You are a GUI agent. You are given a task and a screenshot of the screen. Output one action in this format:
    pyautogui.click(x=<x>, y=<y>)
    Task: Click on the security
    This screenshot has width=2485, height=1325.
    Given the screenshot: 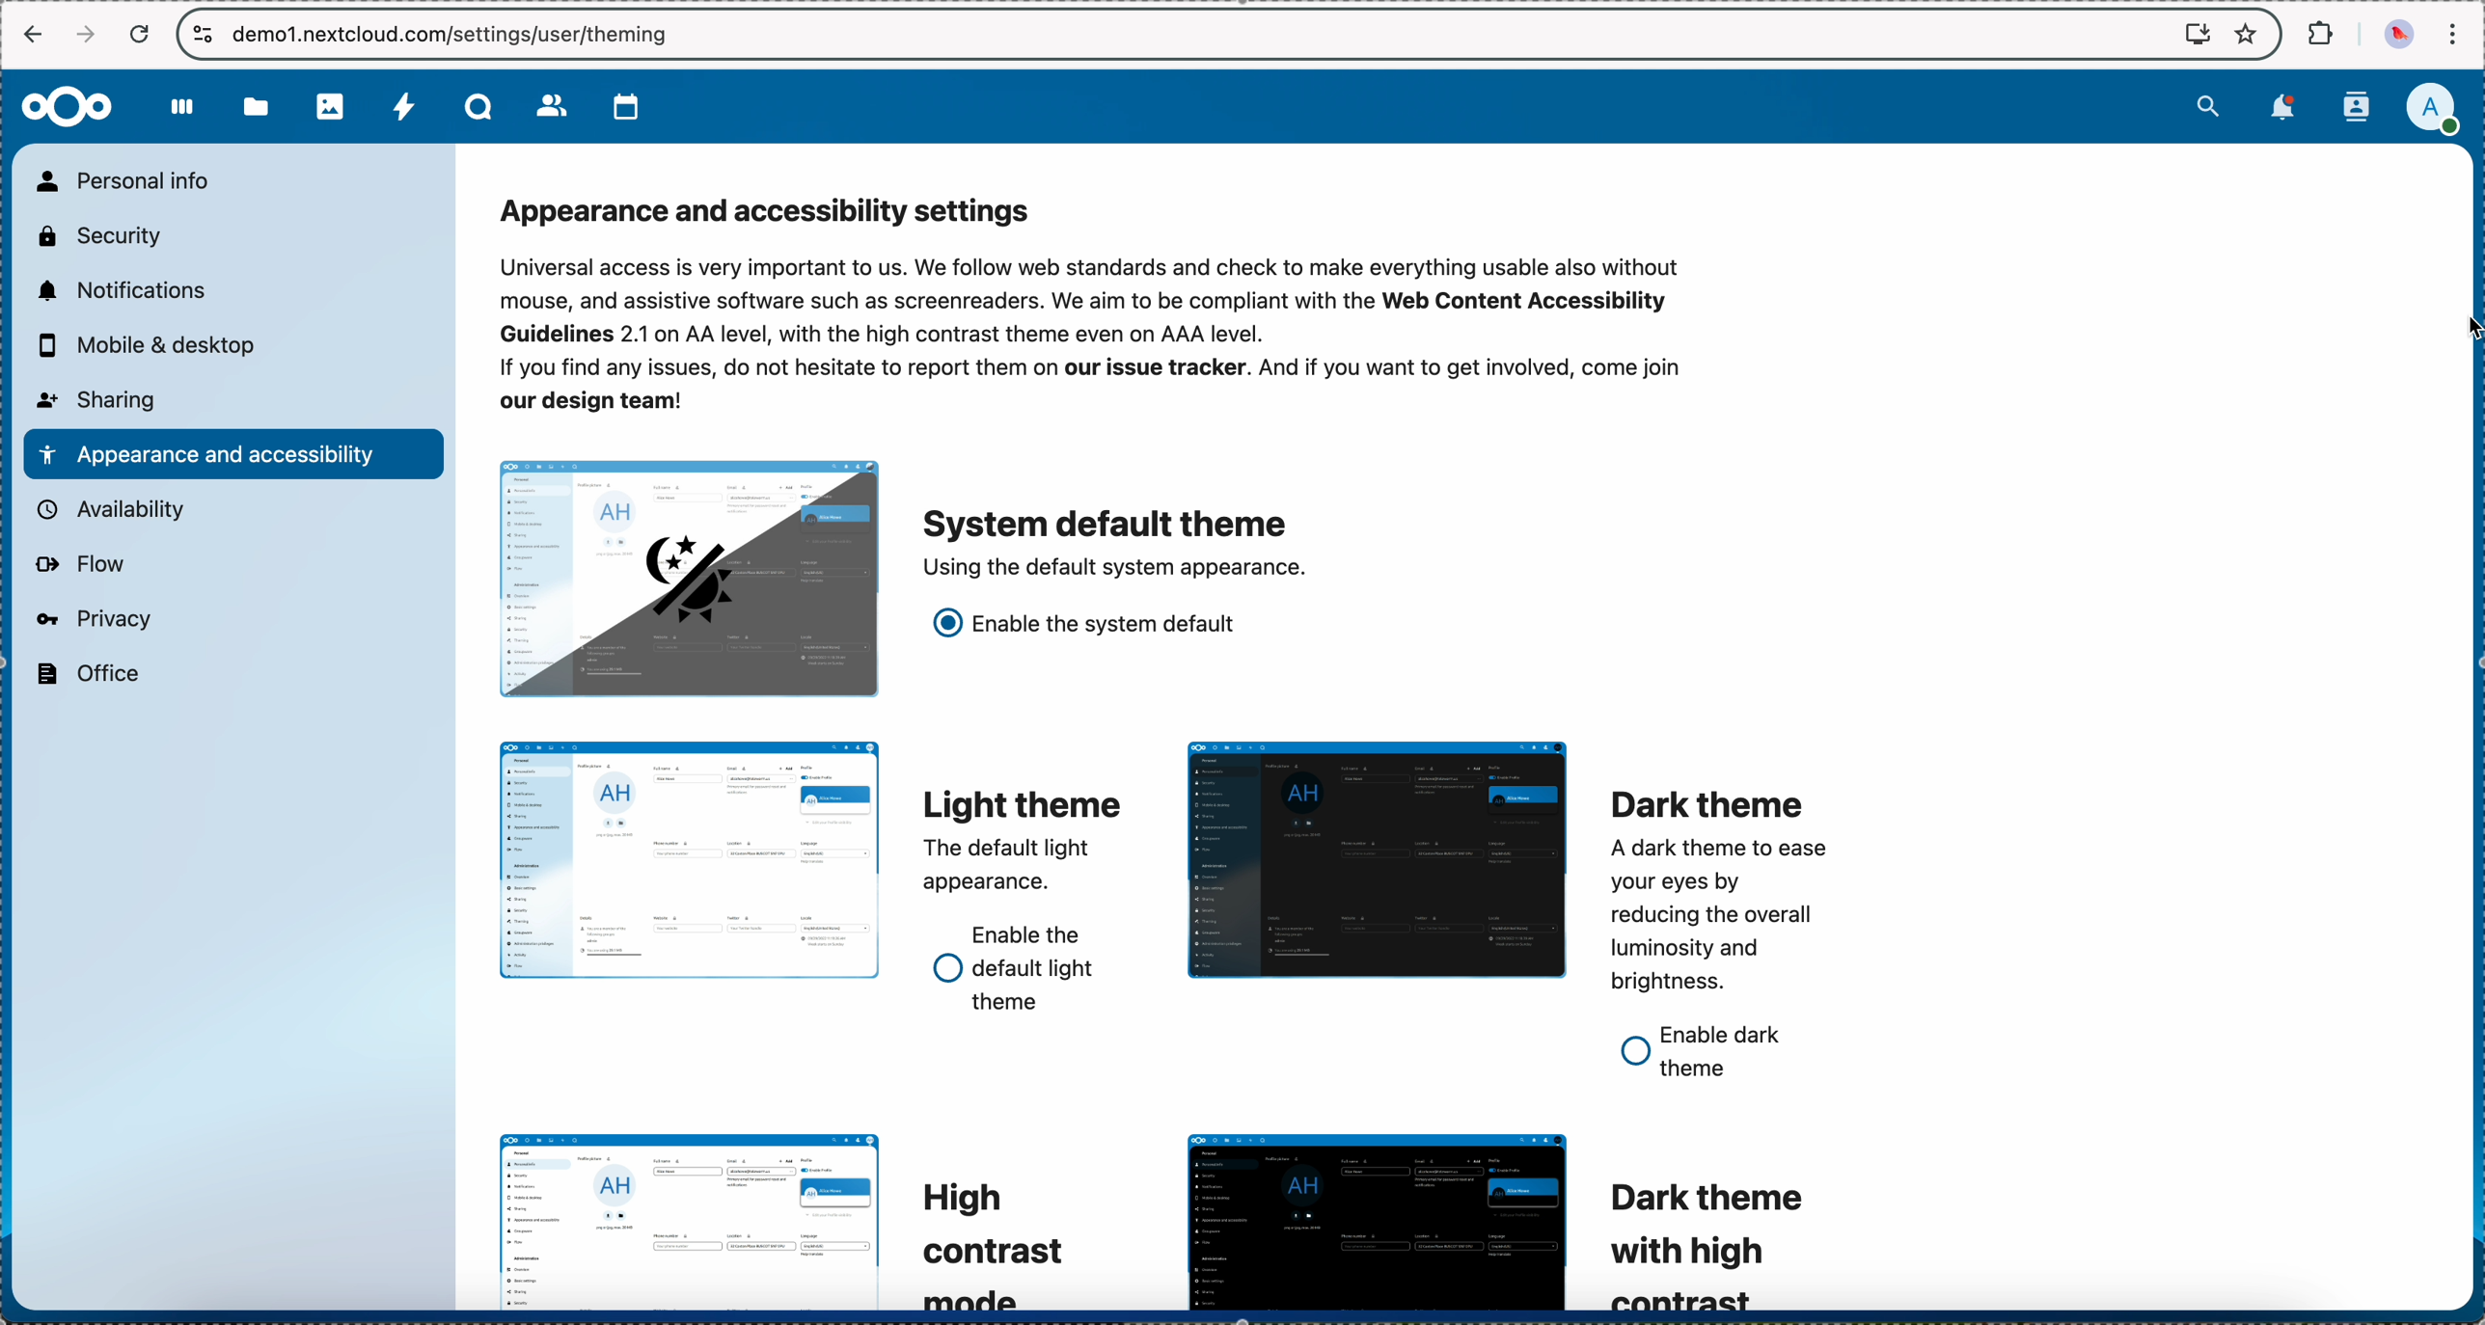 What is the action you would take?
    pyautogui.click(x=102, y=237)
    